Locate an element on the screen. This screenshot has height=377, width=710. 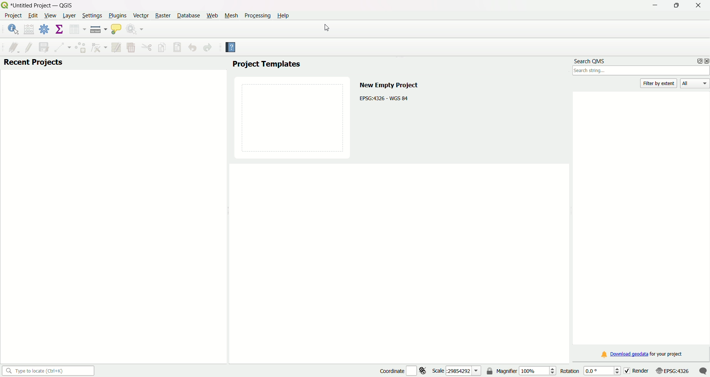
copy feature is located at coordinates (162, 47).